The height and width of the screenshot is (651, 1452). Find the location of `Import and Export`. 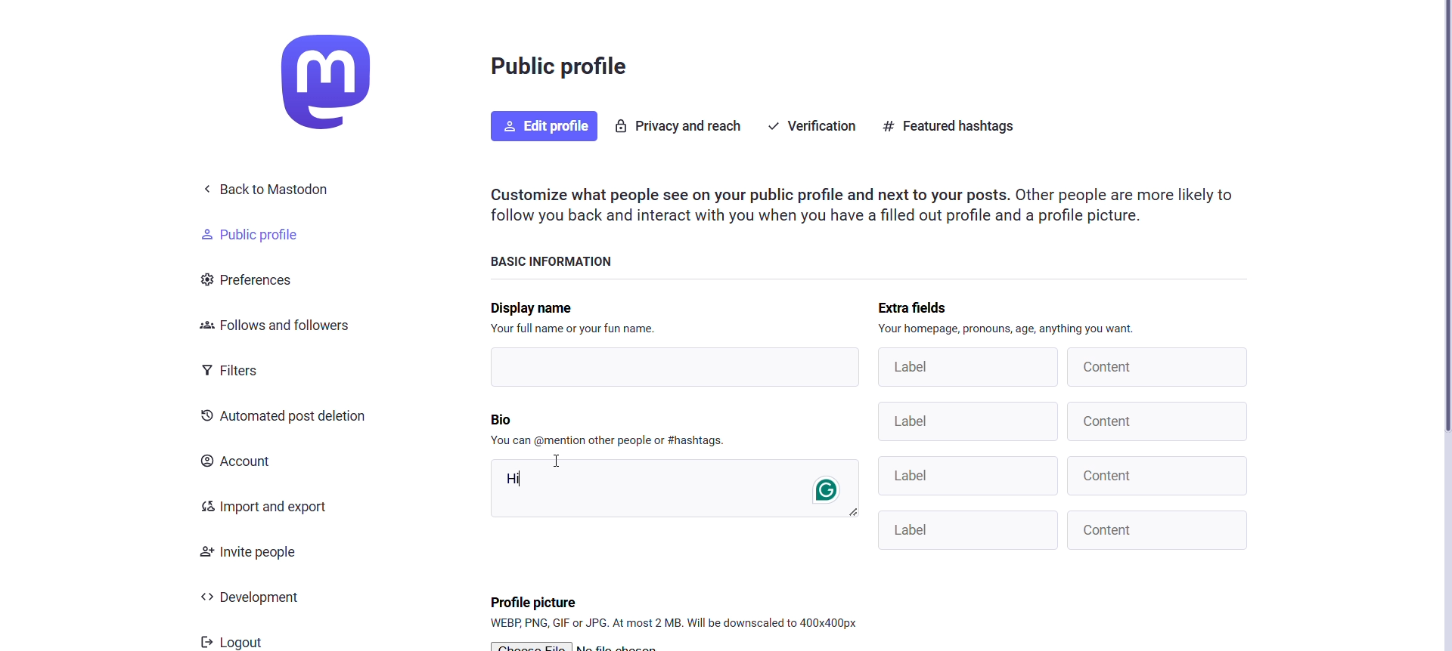

Import and Export is located at coordinates (268, 507).